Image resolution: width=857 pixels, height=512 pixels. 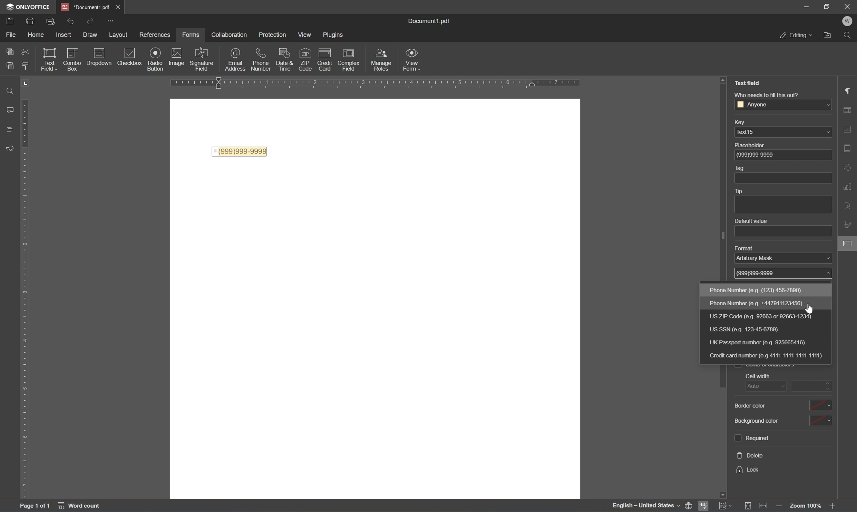 I want to click on text art settings, so click(x=850, y=205).